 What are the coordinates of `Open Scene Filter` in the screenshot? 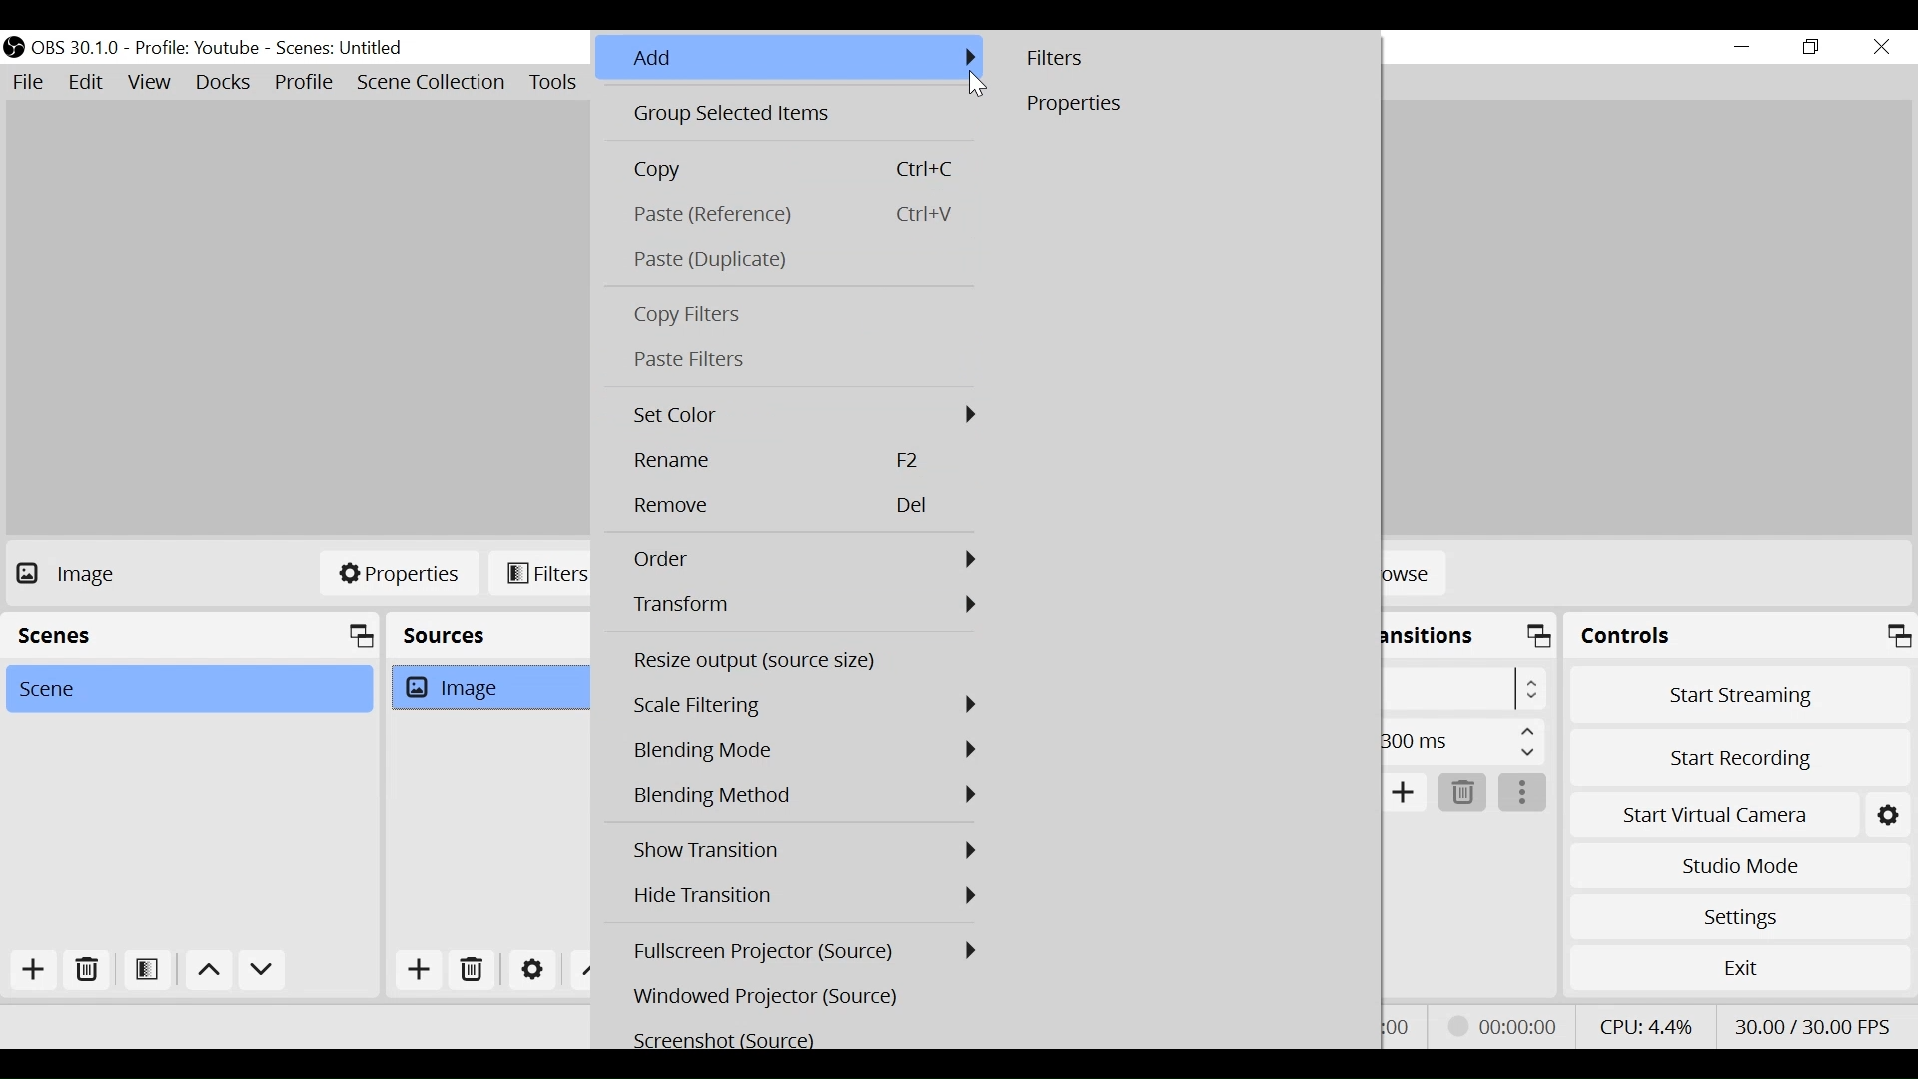 It's located at (149, 972).